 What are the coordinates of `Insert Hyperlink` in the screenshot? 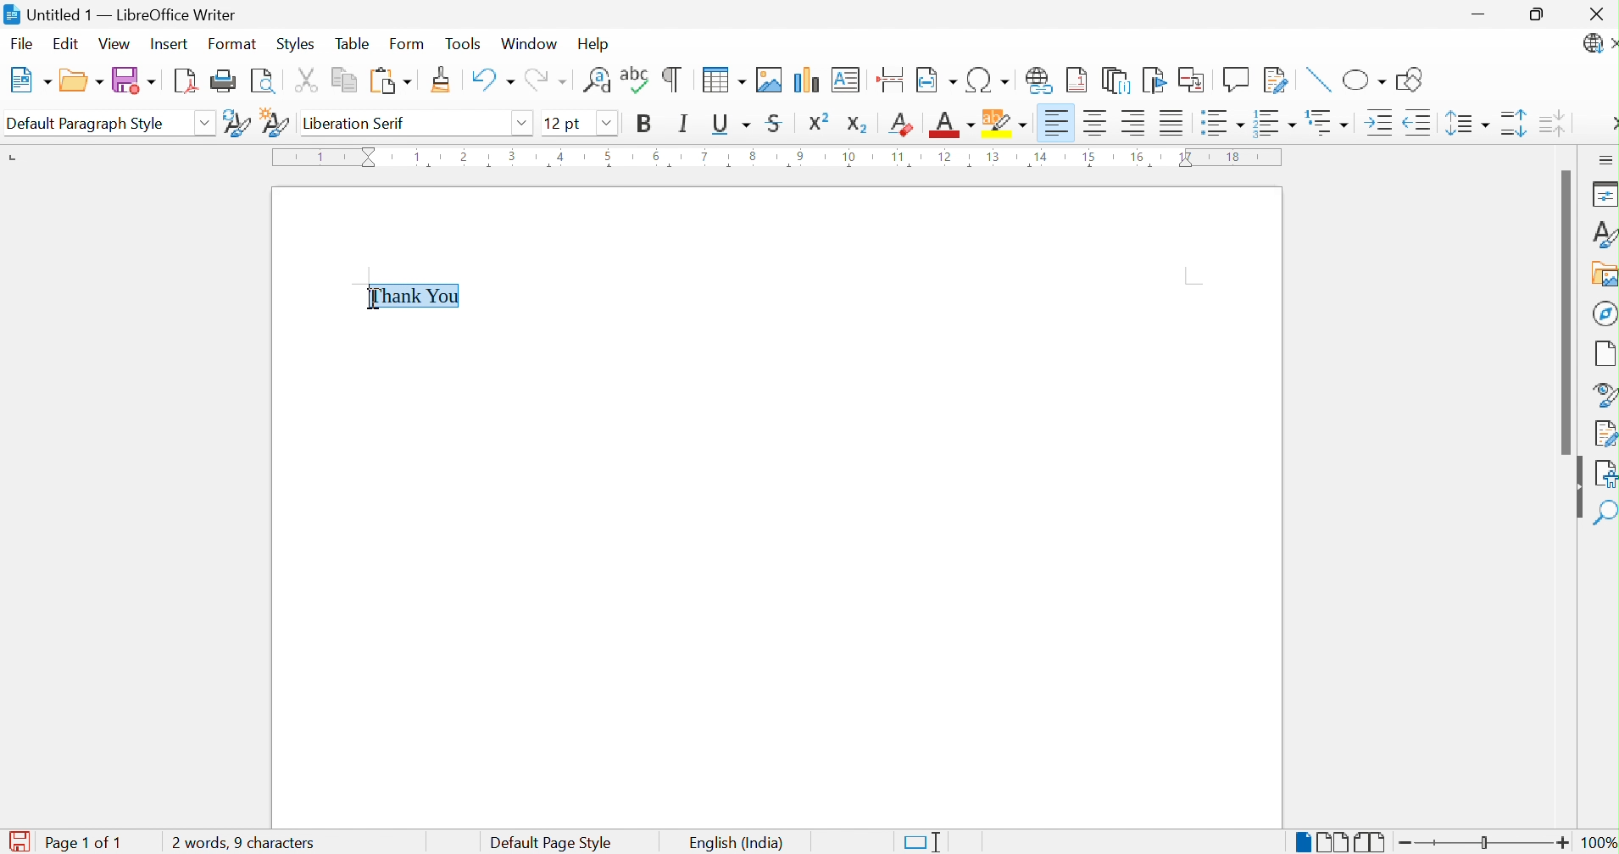 It's located at (1039, 81).